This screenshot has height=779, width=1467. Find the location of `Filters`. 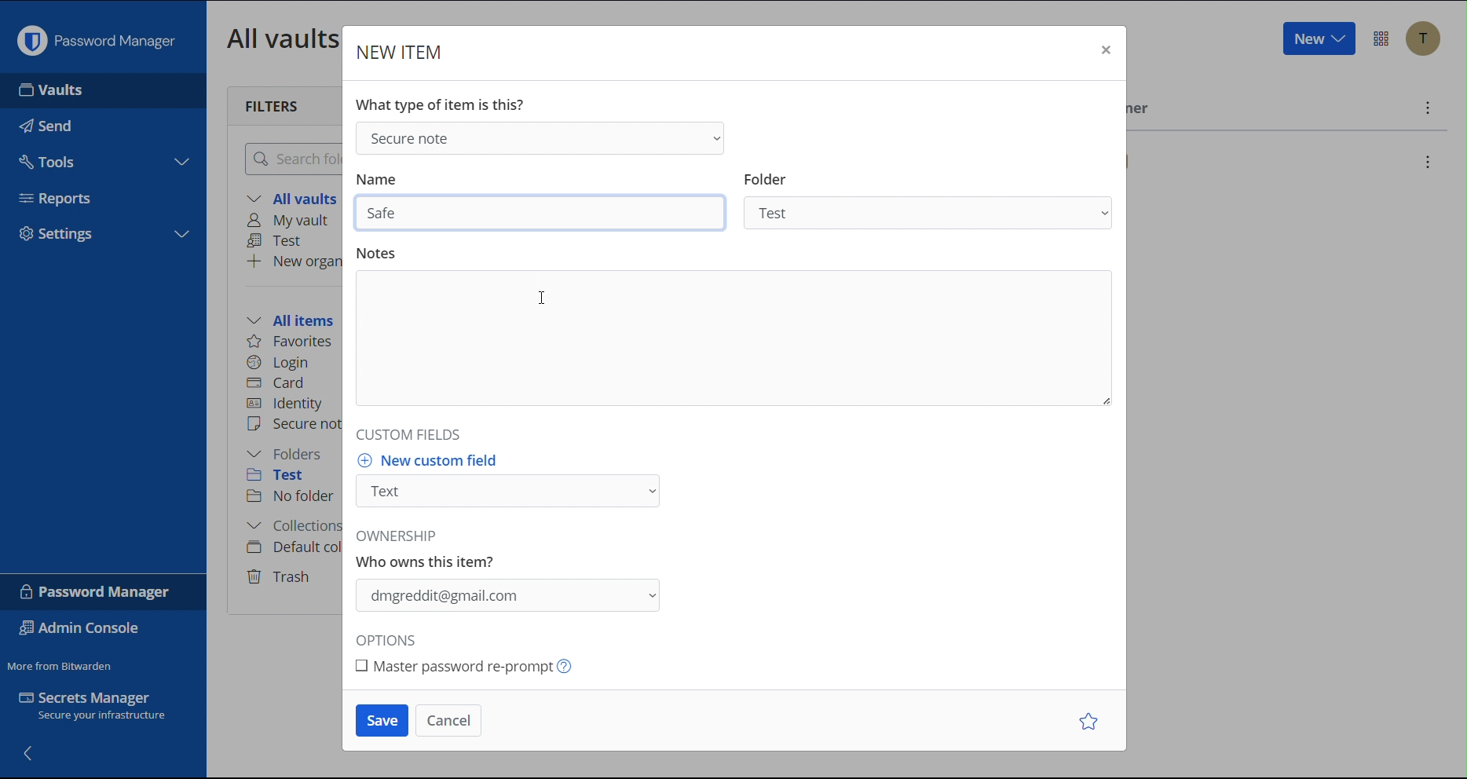

Filters is located at coordinates (273, 104).